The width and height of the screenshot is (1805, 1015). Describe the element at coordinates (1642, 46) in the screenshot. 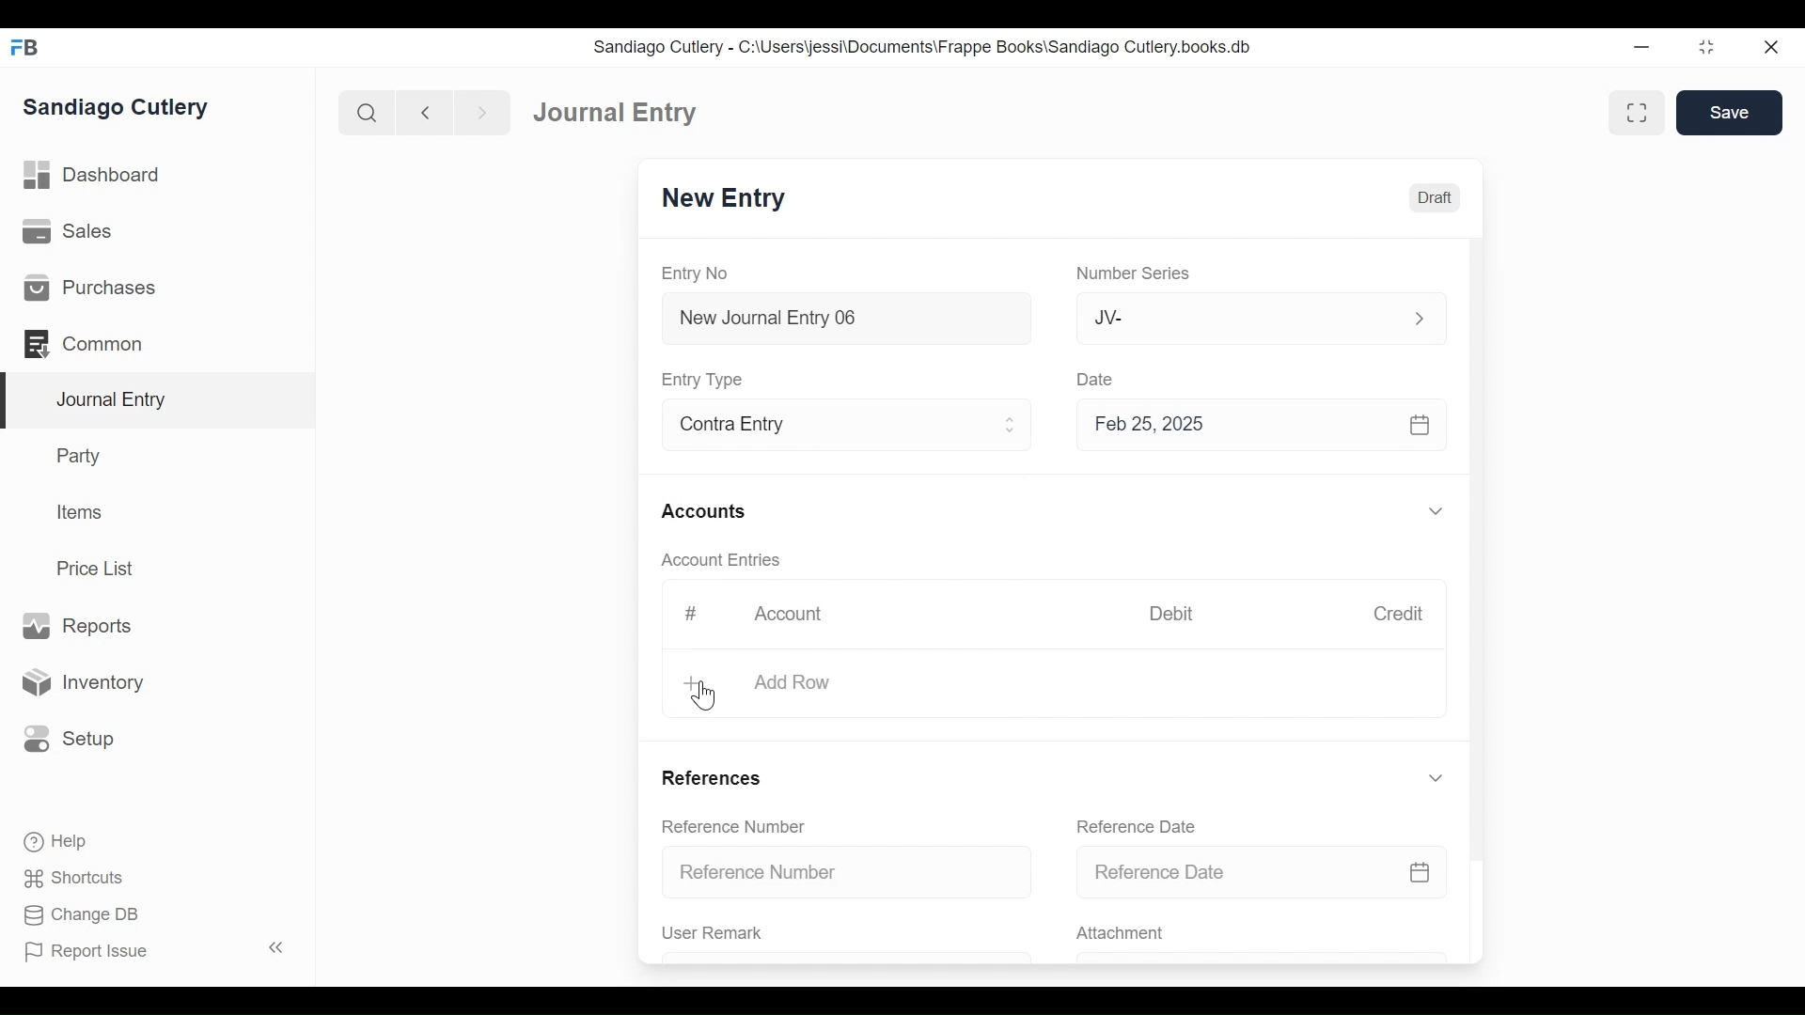

I see `minimize` at that location.